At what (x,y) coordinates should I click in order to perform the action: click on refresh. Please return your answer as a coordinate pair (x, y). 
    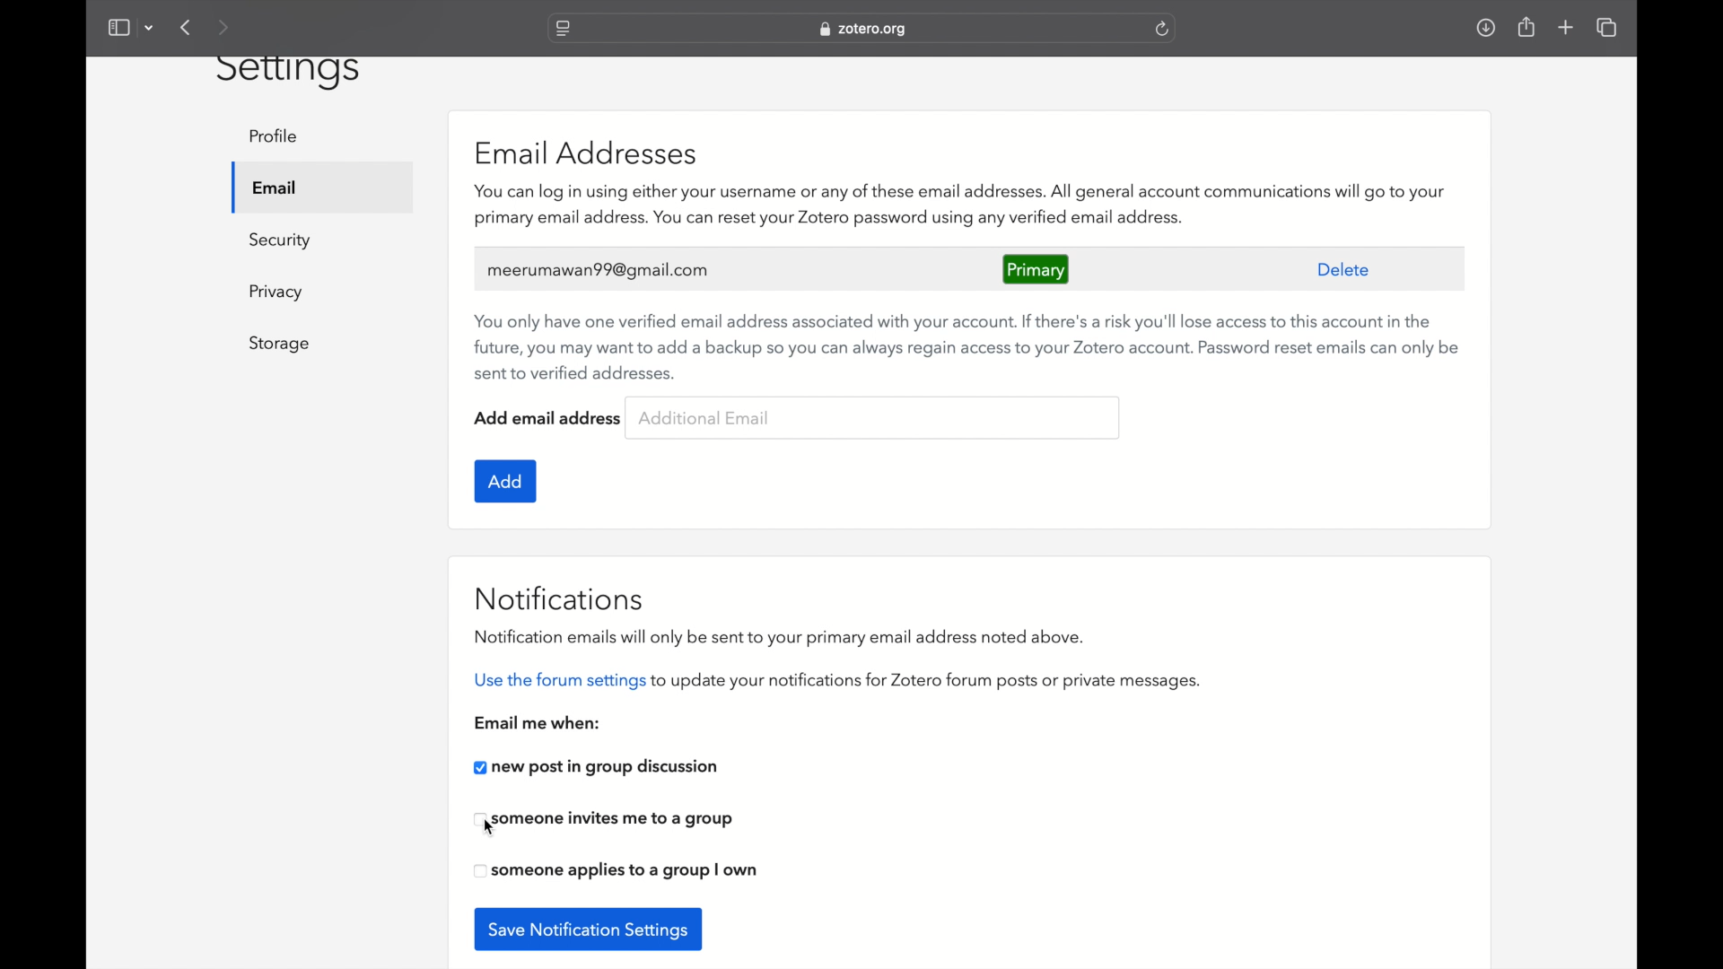
    Looking at the image, I should click on (1163, 29).